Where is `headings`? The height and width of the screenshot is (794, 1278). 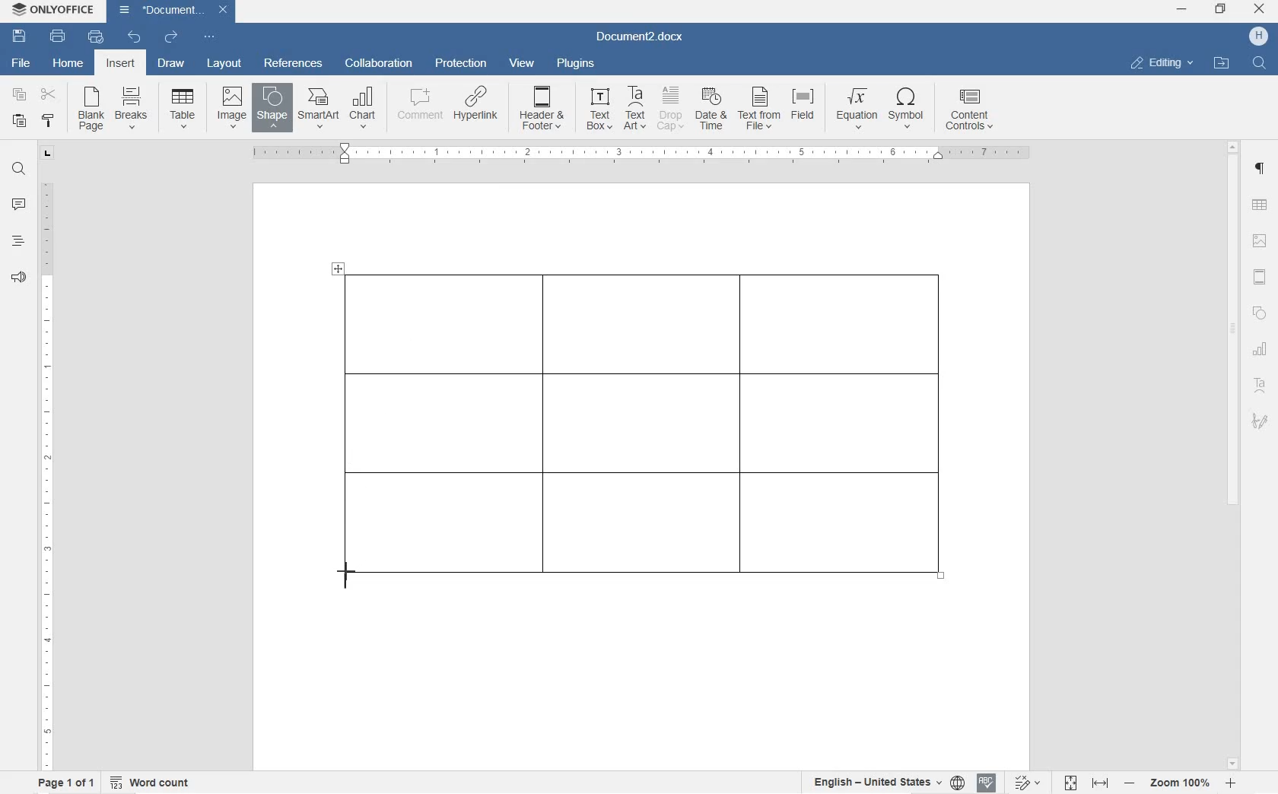 headings is located at coordinates (18, 241).